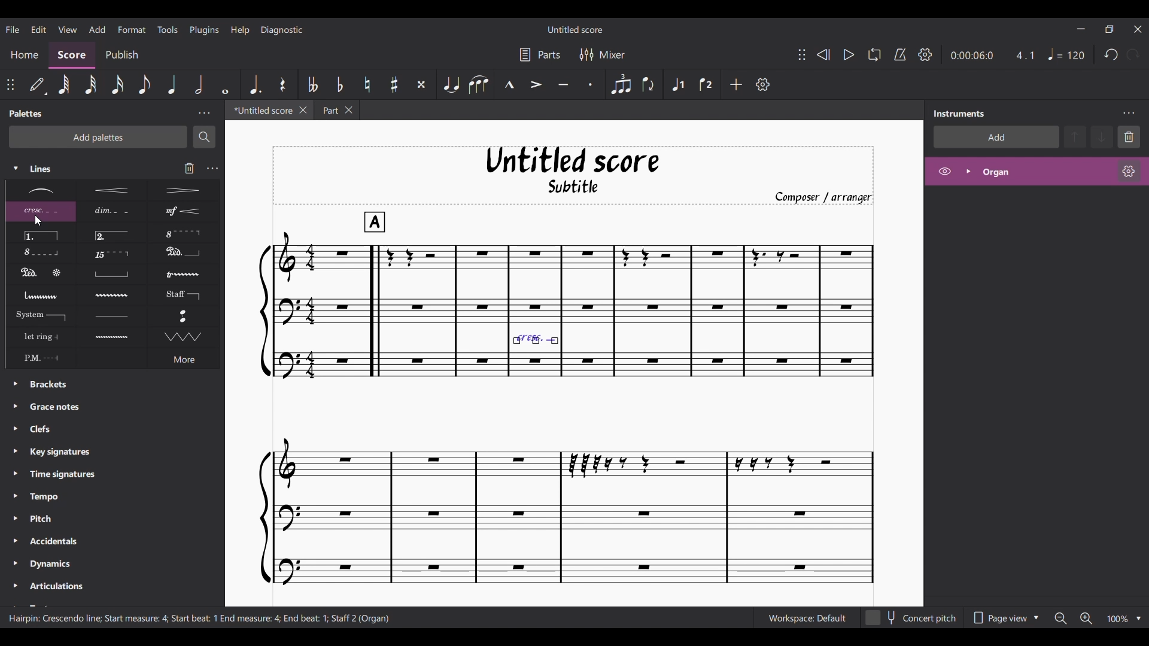 The image size is (1149, 646). What do you see at coordinates (38, 84) in the screenshot?
I see `Default` at bounding box center [38, 84].